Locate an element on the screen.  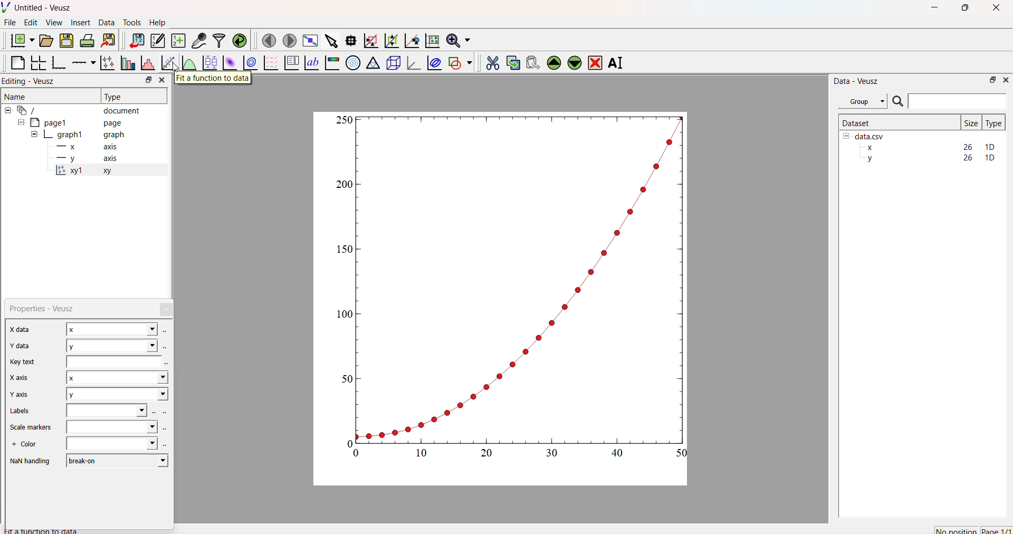
Close is located at coordinates (997, 11).